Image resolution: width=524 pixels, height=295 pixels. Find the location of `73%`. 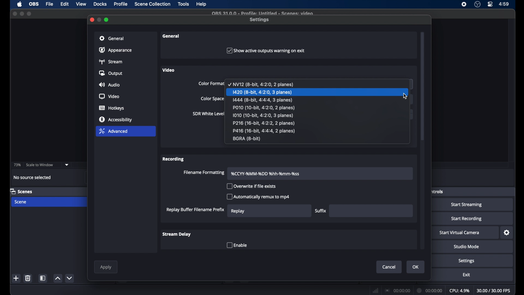

73% is located at coordinates (17, 165).